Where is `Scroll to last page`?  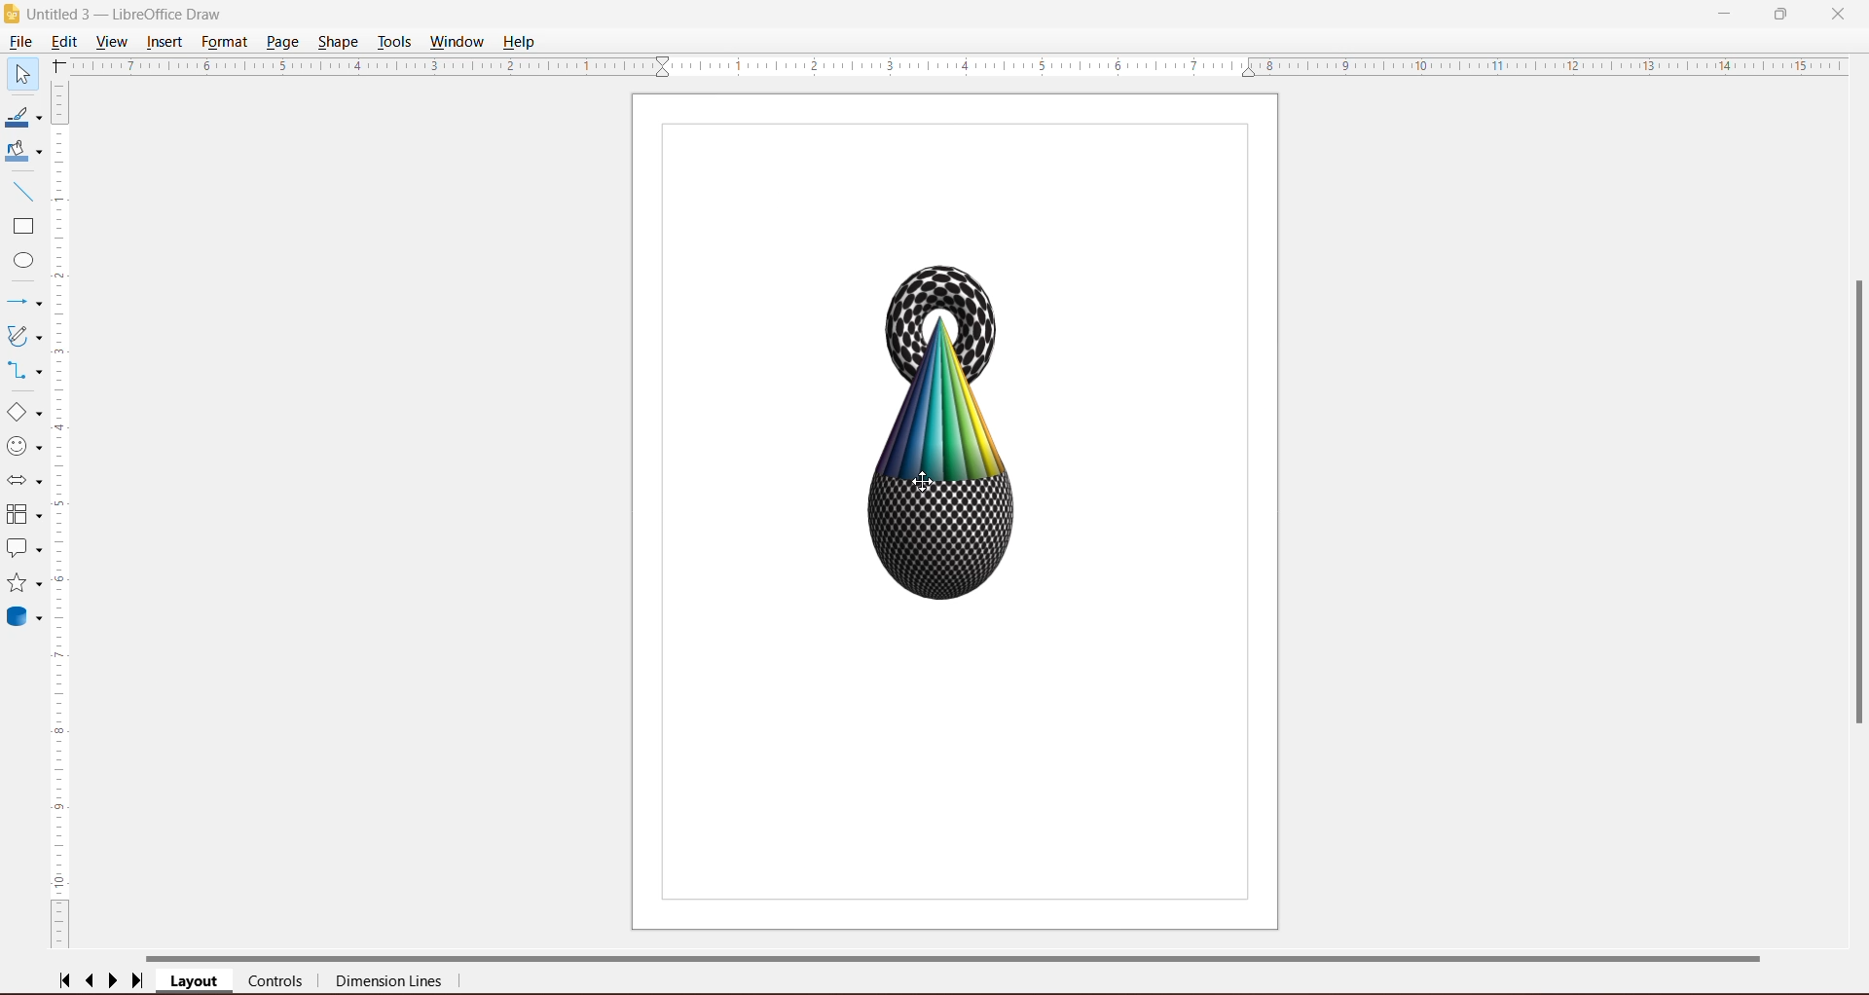 Scroll to last page is located at coordinates (138, 981).